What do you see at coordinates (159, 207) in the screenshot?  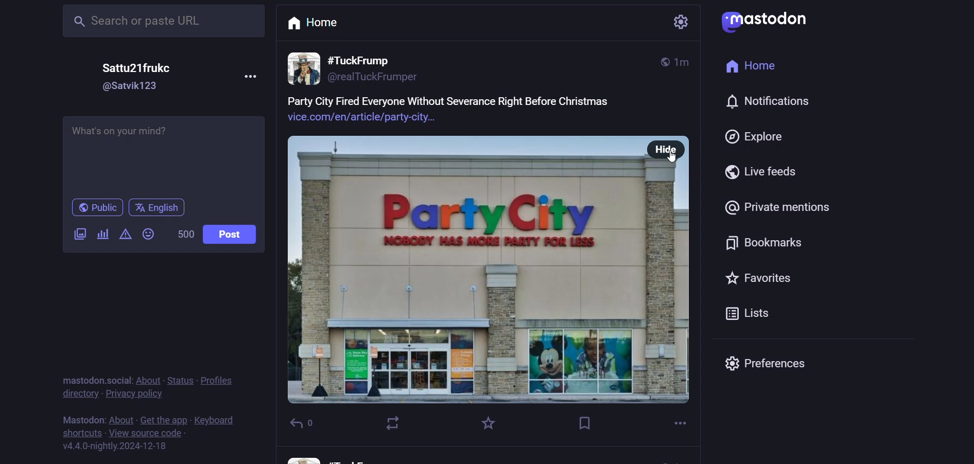 I see `Language` at bounding box center [159, 207].